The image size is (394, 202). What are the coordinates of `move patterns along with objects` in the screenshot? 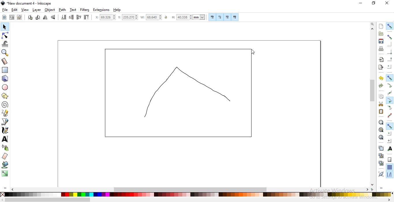 It's located at (235, 17).